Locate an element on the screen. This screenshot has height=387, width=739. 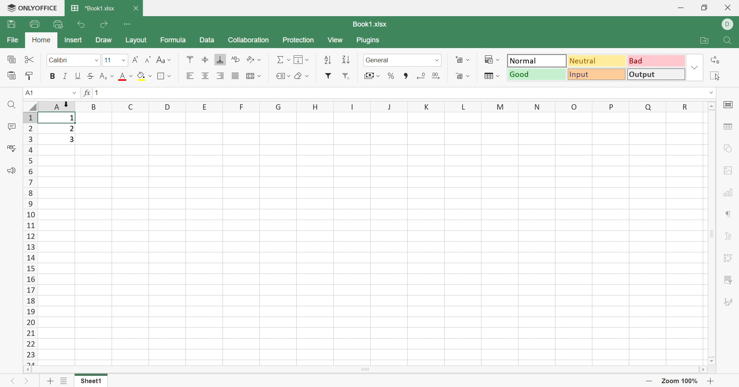
Feedback & Support is located at coordinates (11, 170).